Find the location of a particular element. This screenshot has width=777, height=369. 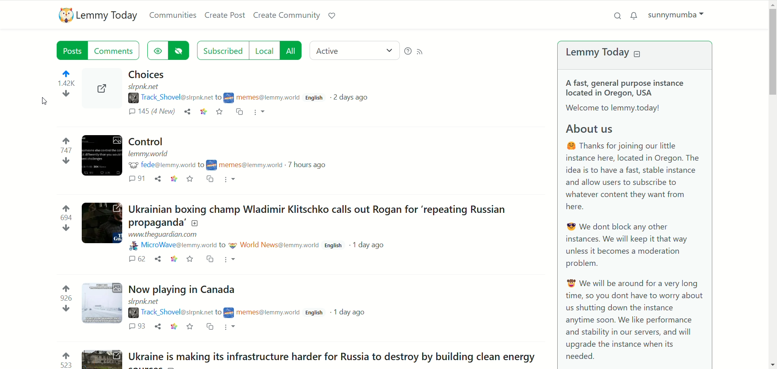

share is located at coordinates (189, 113).